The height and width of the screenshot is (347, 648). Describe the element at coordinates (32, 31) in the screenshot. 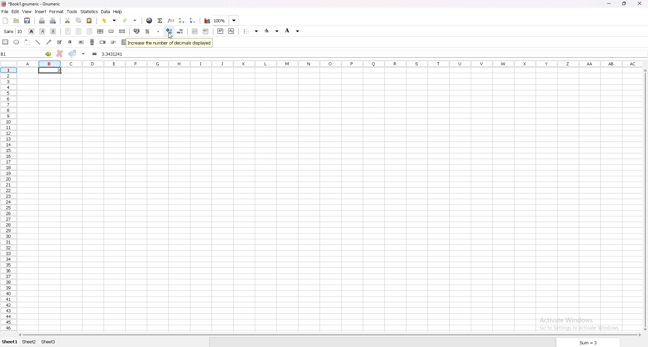

I see `bold` at that location.